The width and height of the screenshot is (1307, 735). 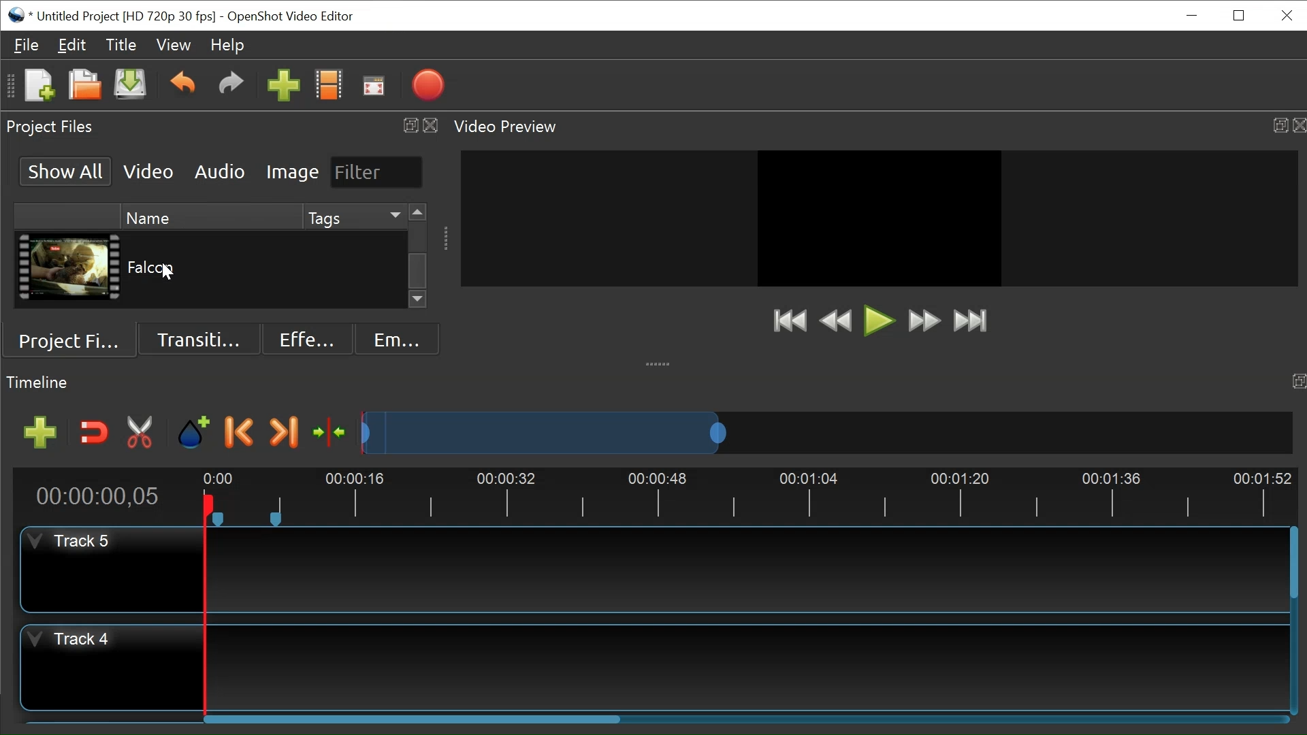 What do you see at coordinates (204, 606) in the screenshot?
I see `Timeline cursor` at bounding box center [204, 606].